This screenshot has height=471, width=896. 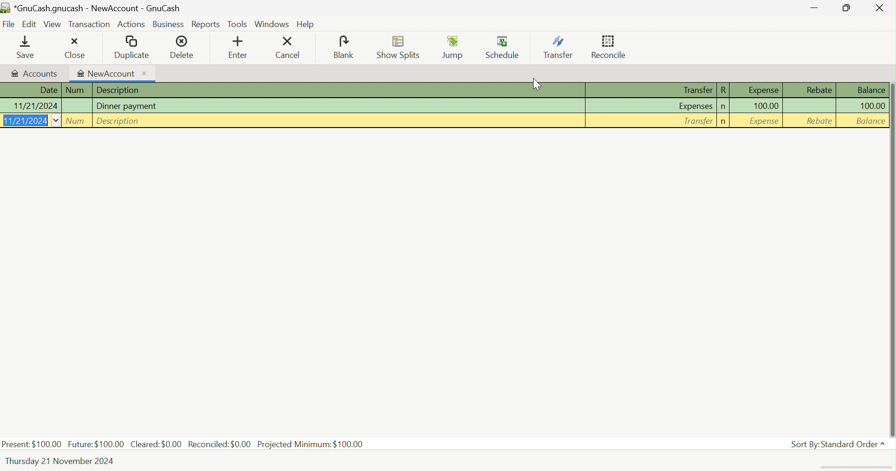 I want to click on Close, so click(x=72, y=48).